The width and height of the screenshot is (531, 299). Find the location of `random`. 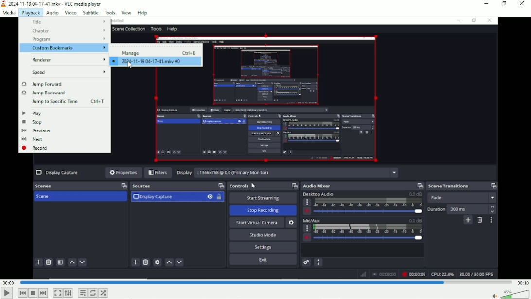

random is located at coordinates (103, 293).